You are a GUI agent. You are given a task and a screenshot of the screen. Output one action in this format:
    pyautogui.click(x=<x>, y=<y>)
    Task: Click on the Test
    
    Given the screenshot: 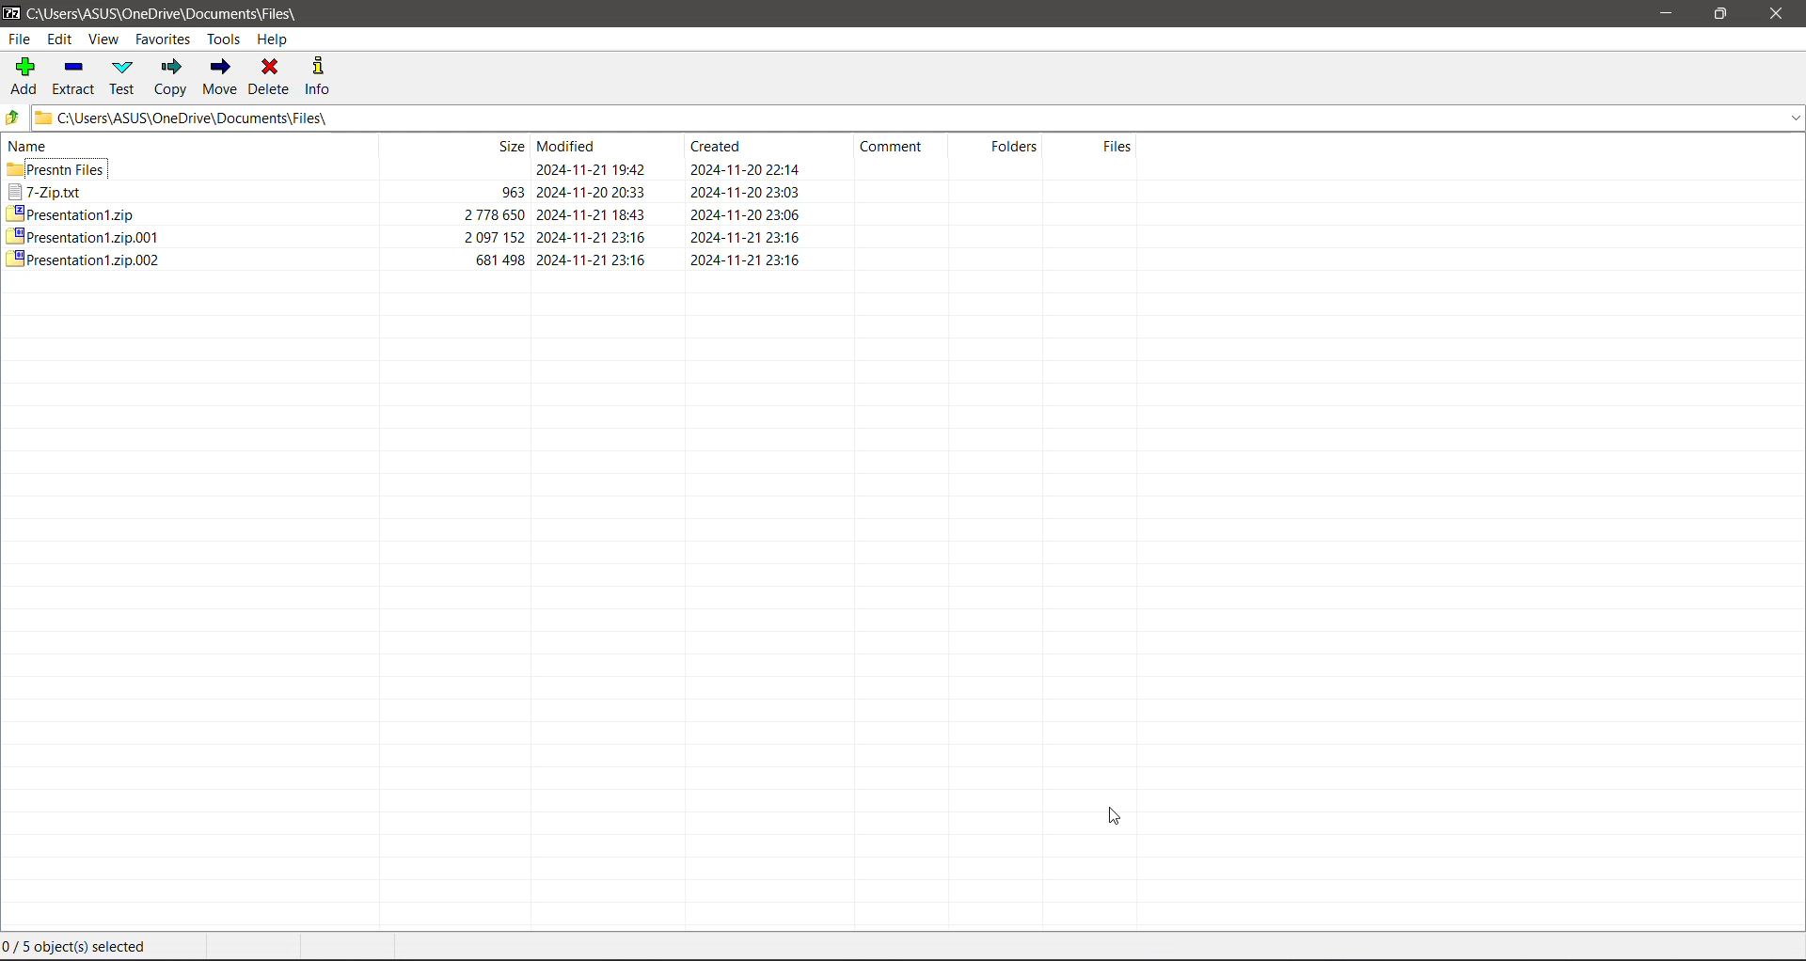 What is the action you would take?
    pyautogui.click(x=123, y=77)
    